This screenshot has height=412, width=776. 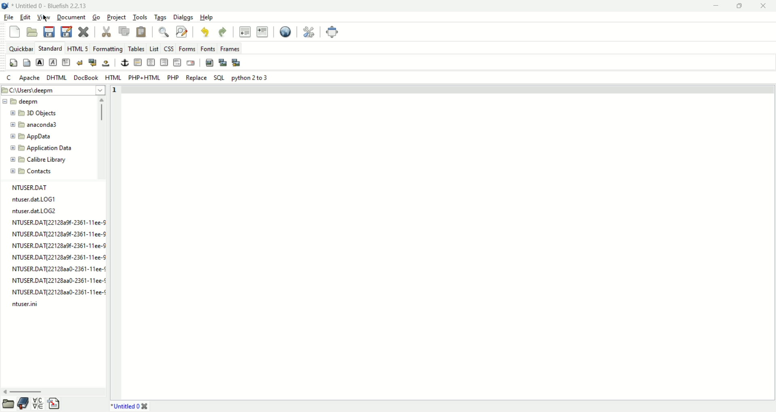 I want to click on find and replace, so click(x=181, y=31).